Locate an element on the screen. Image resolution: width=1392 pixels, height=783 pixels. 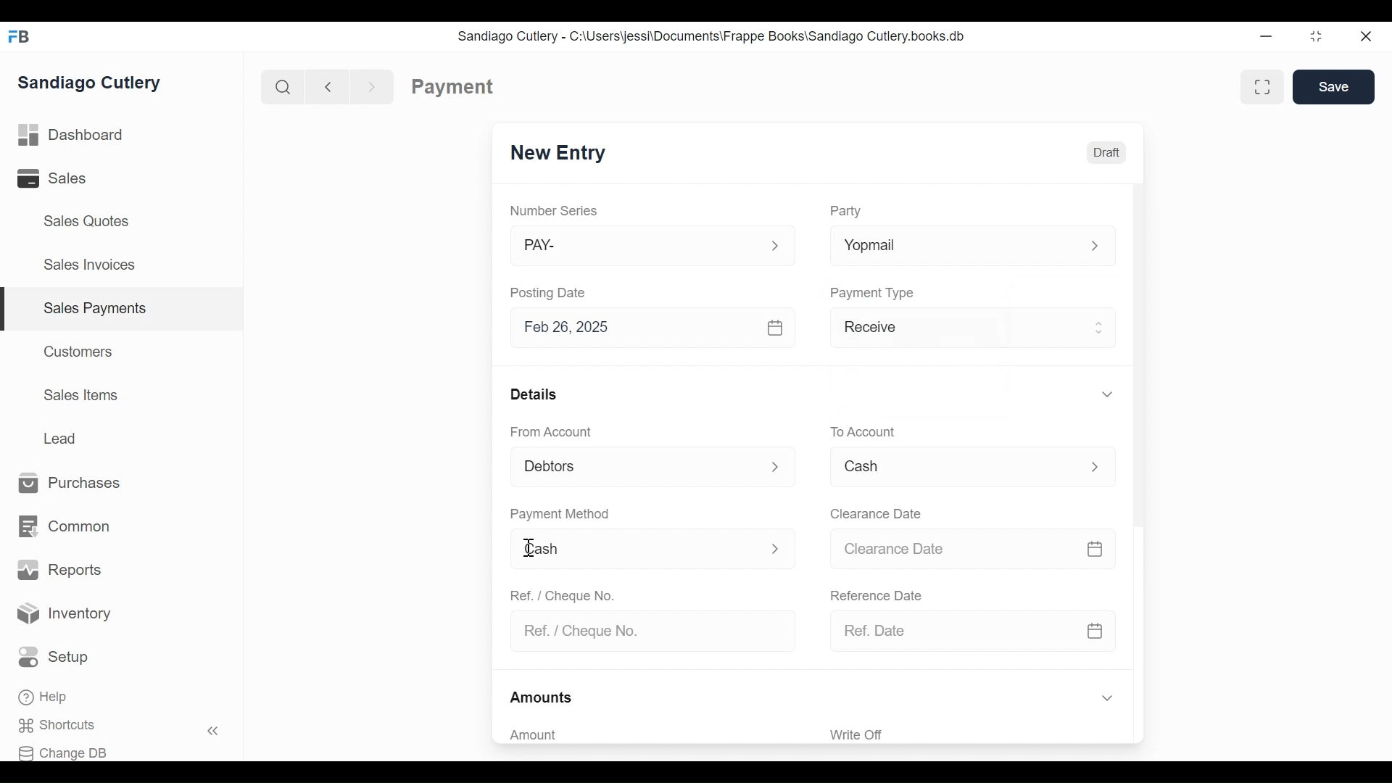
Amount is located at coordinates (645, 735).